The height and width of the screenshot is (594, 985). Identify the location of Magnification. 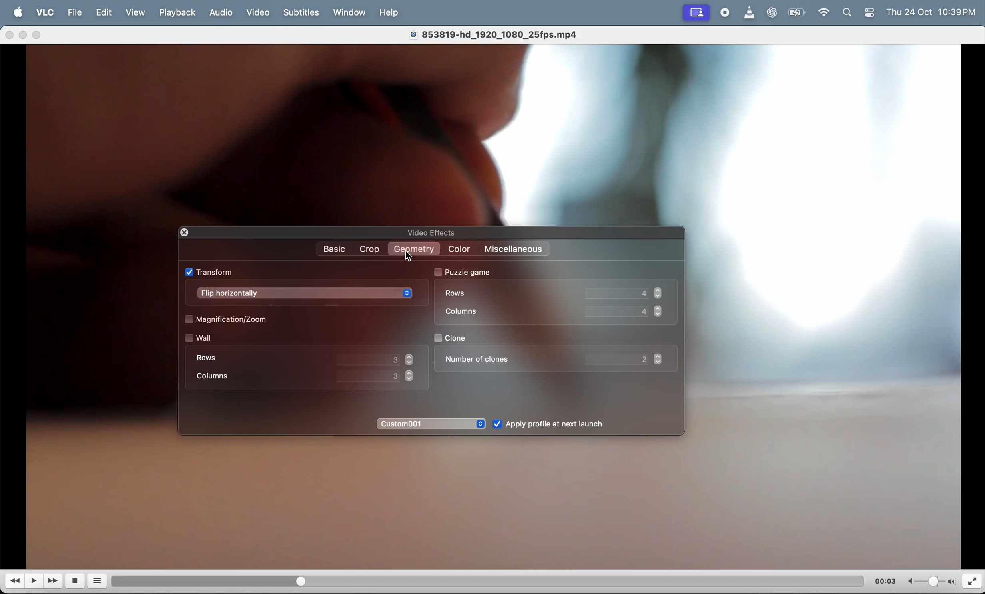
(233, 319).